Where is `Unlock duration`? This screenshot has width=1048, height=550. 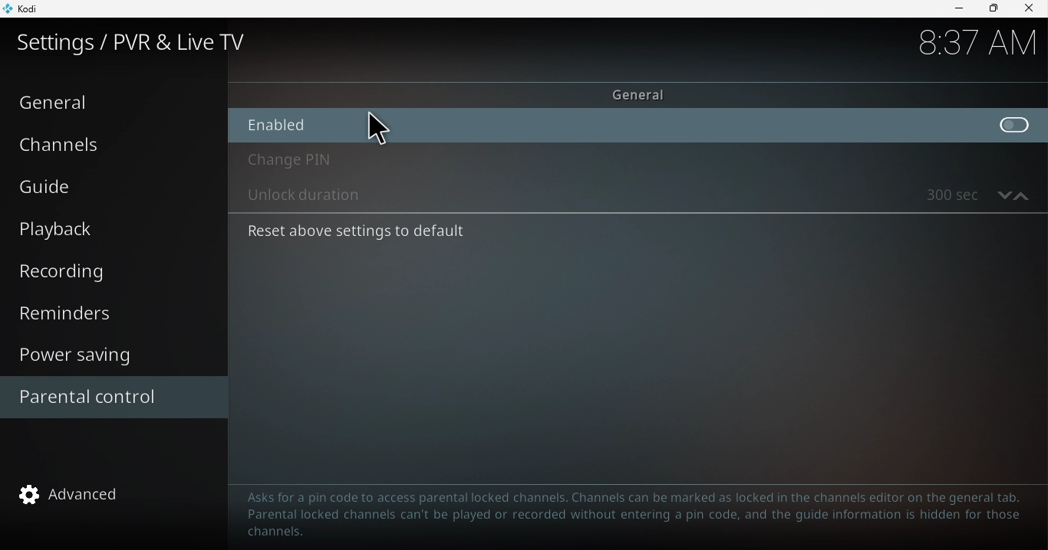
Unlock duration is located at coordinates (606, 198).